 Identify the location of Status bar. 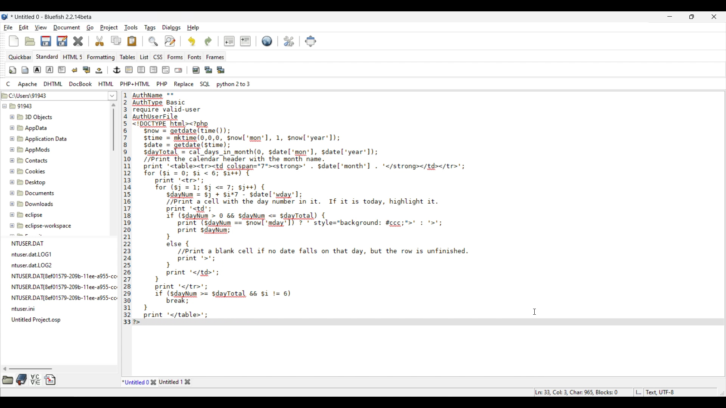
(605, 392).